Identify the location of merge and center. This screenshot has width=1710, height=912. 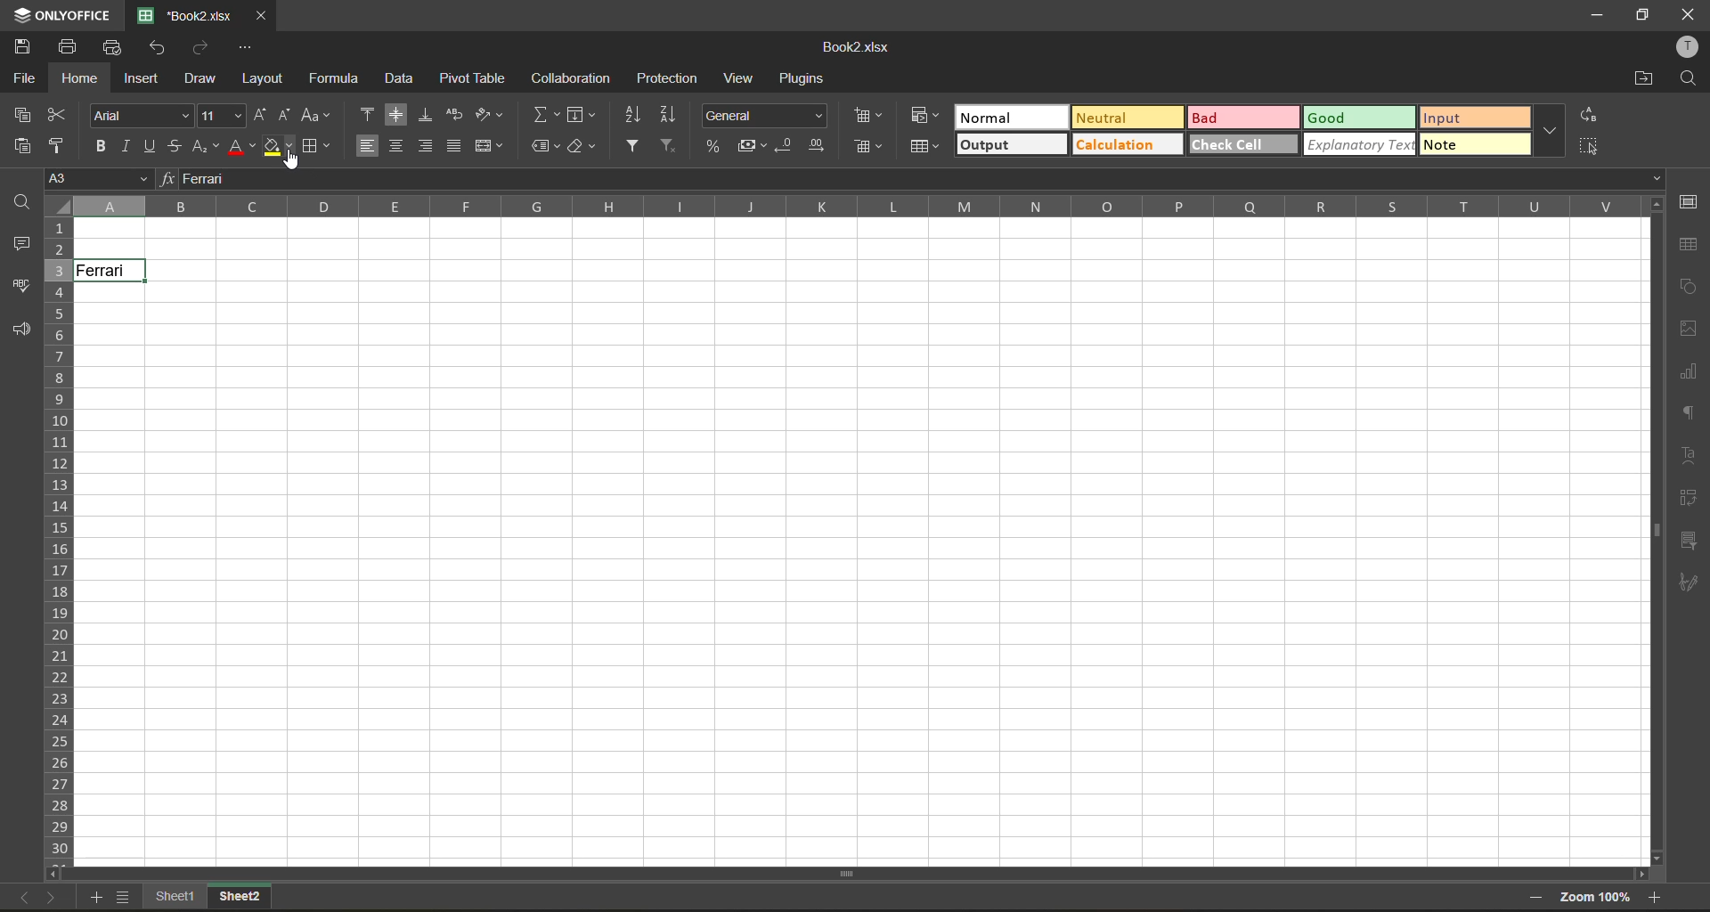
(487, 148).